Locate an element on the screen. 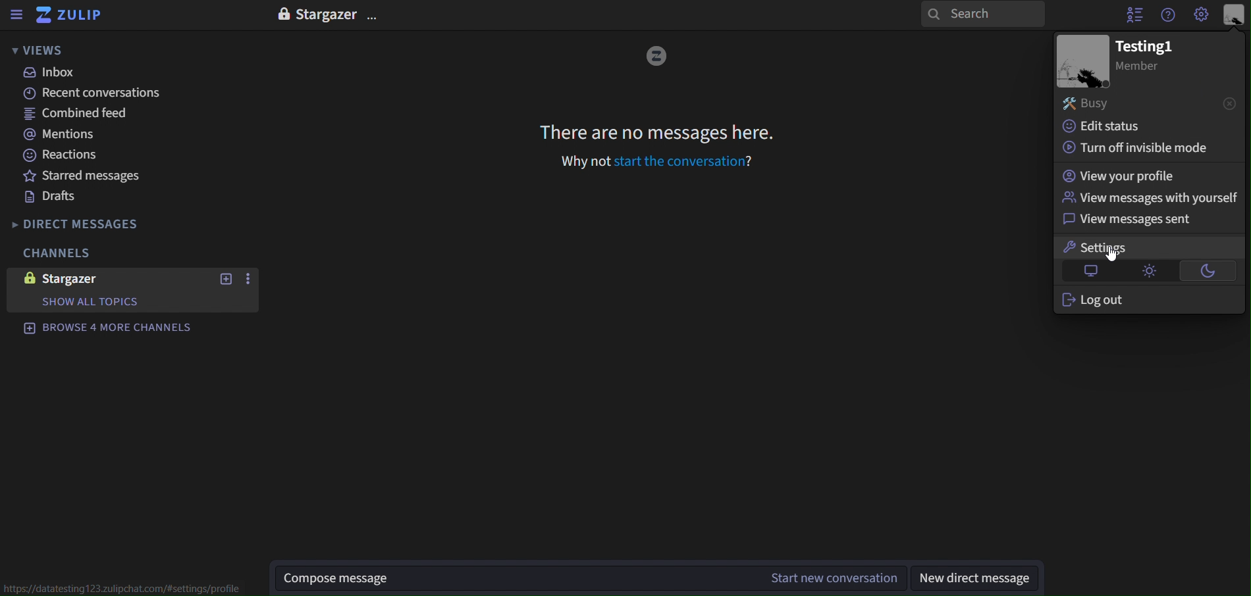 This screenshot has width=1251, height=596. direct messages is located at coordinates (77, 225).